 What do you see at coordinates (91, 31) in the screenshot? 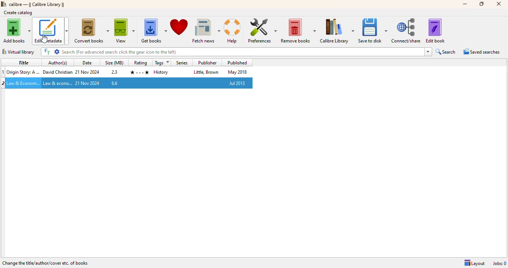
I see `convert books` at bounding box center [91, 31].